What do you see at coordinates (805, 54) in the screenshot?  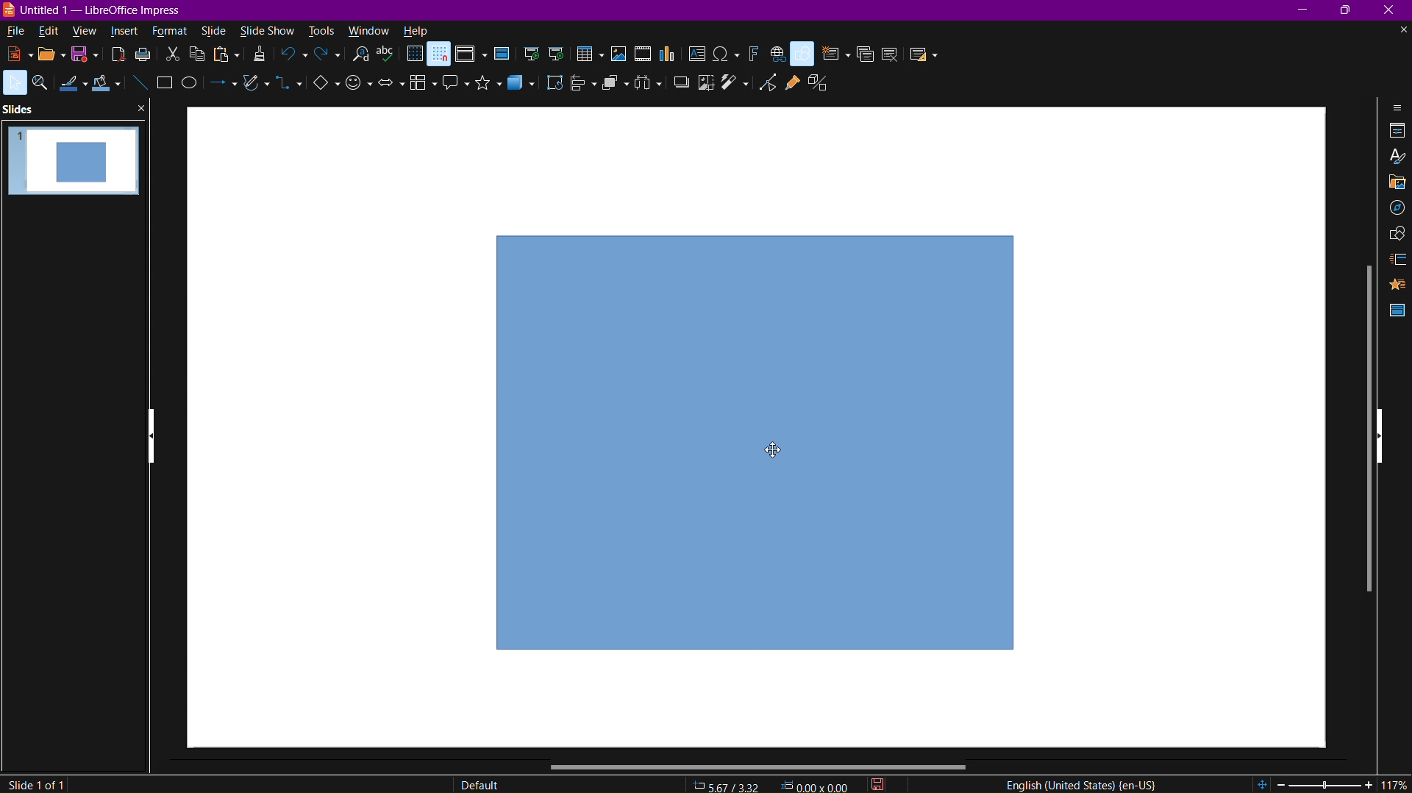 I see `Basic Shapes` at bounding box center [805, 54].